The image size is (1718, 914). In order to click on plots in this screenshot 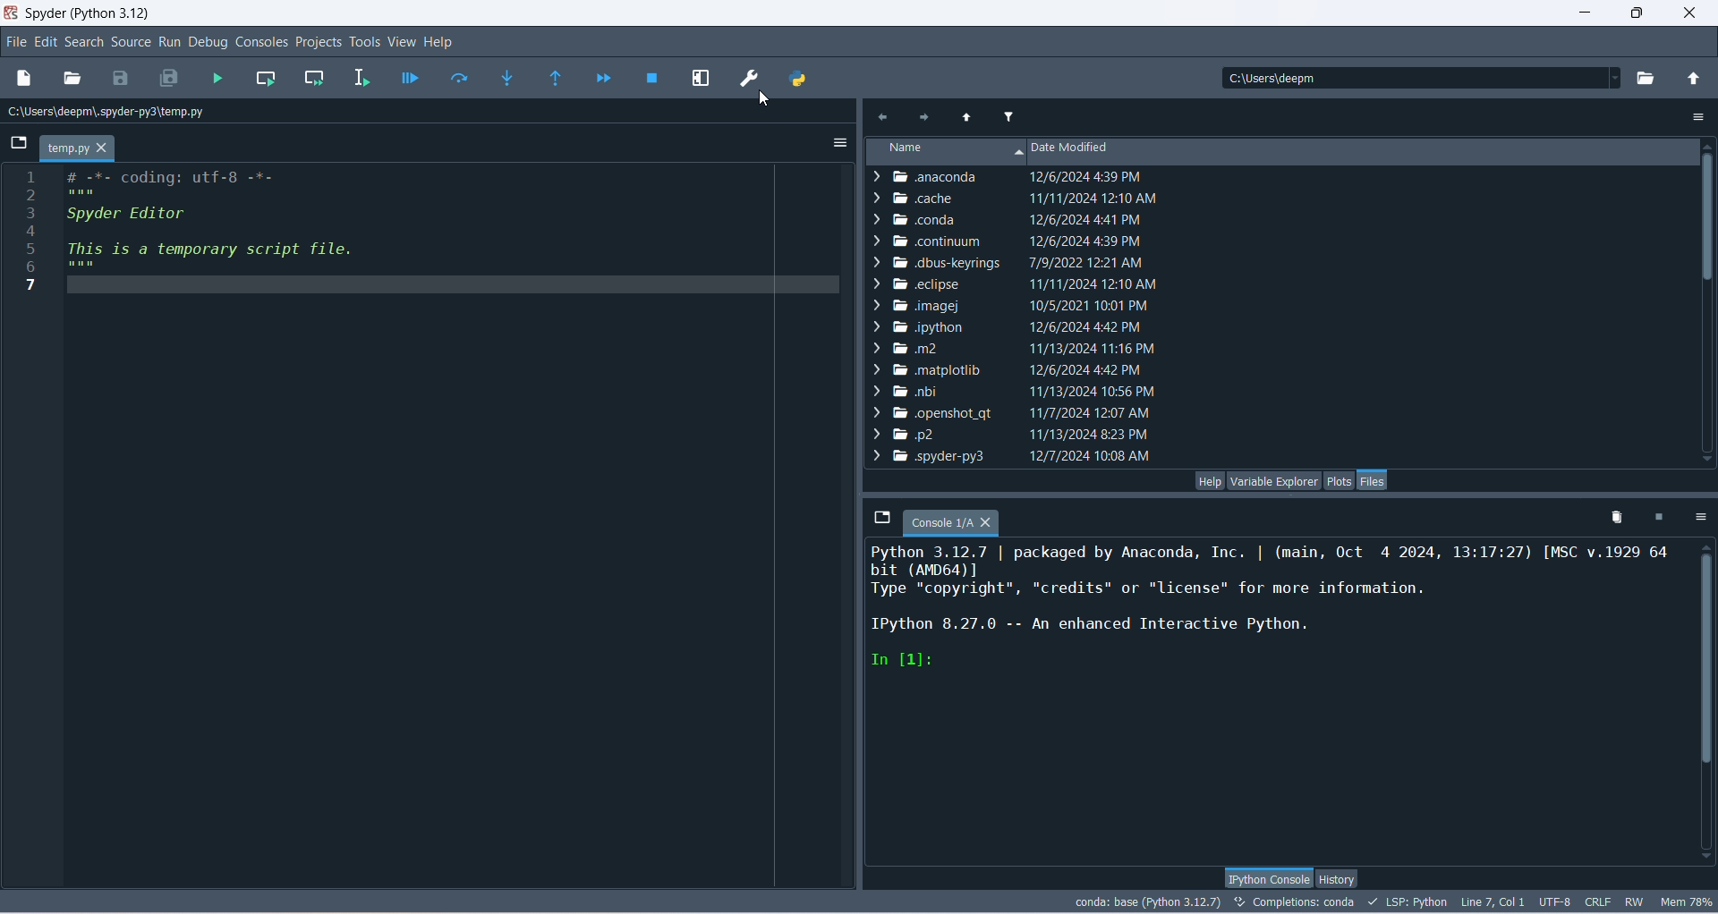, I will do `click(1338, 481)`.